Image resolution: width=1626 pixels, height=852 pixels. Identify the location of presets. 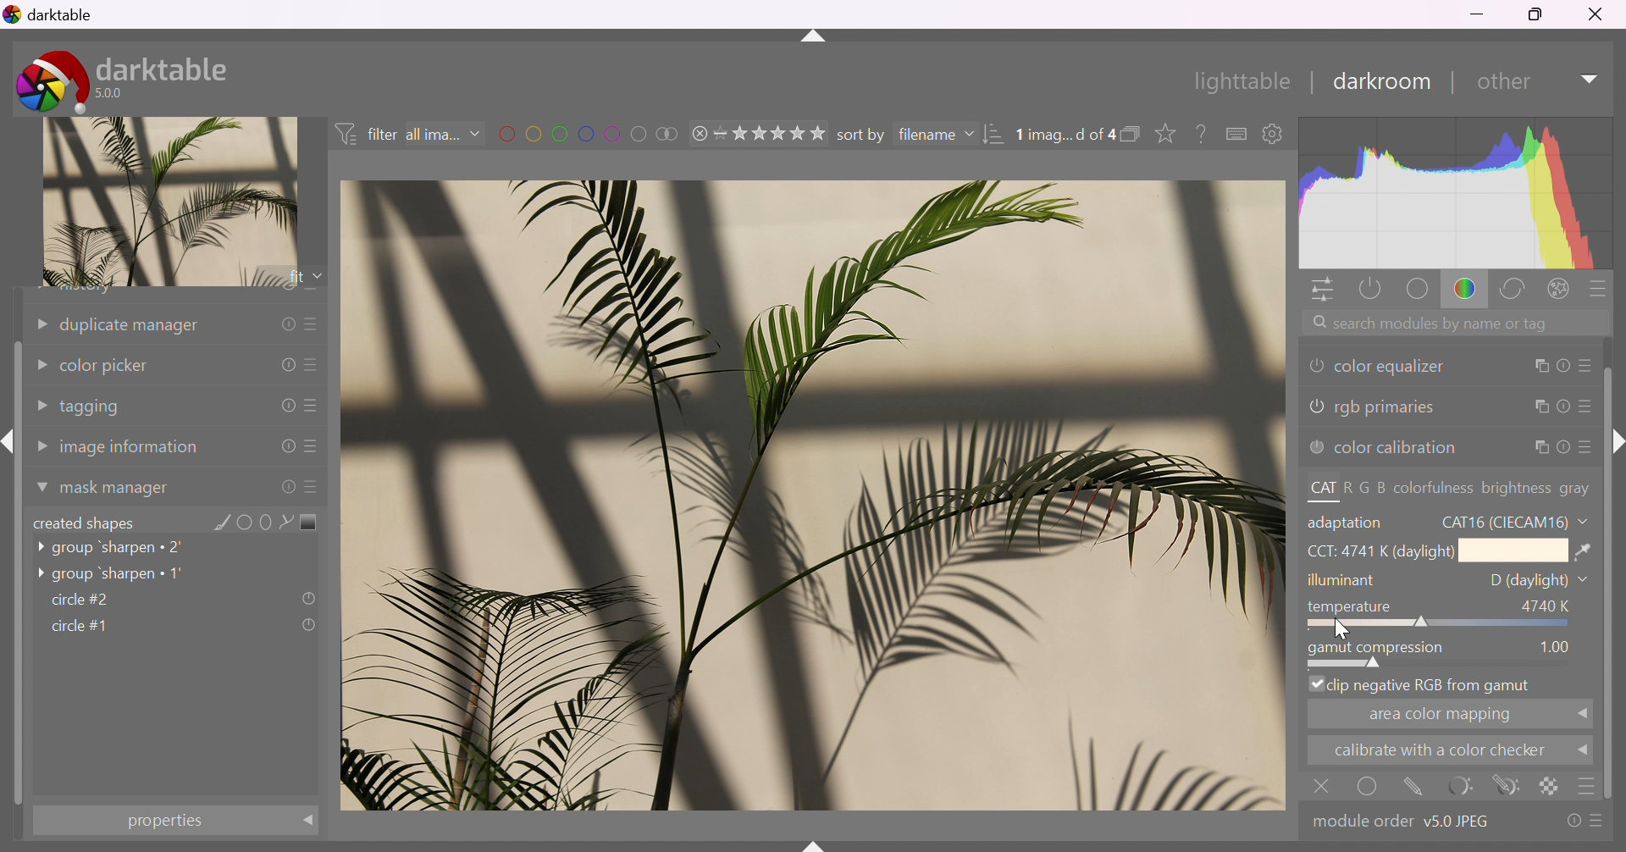
(1599, 290).